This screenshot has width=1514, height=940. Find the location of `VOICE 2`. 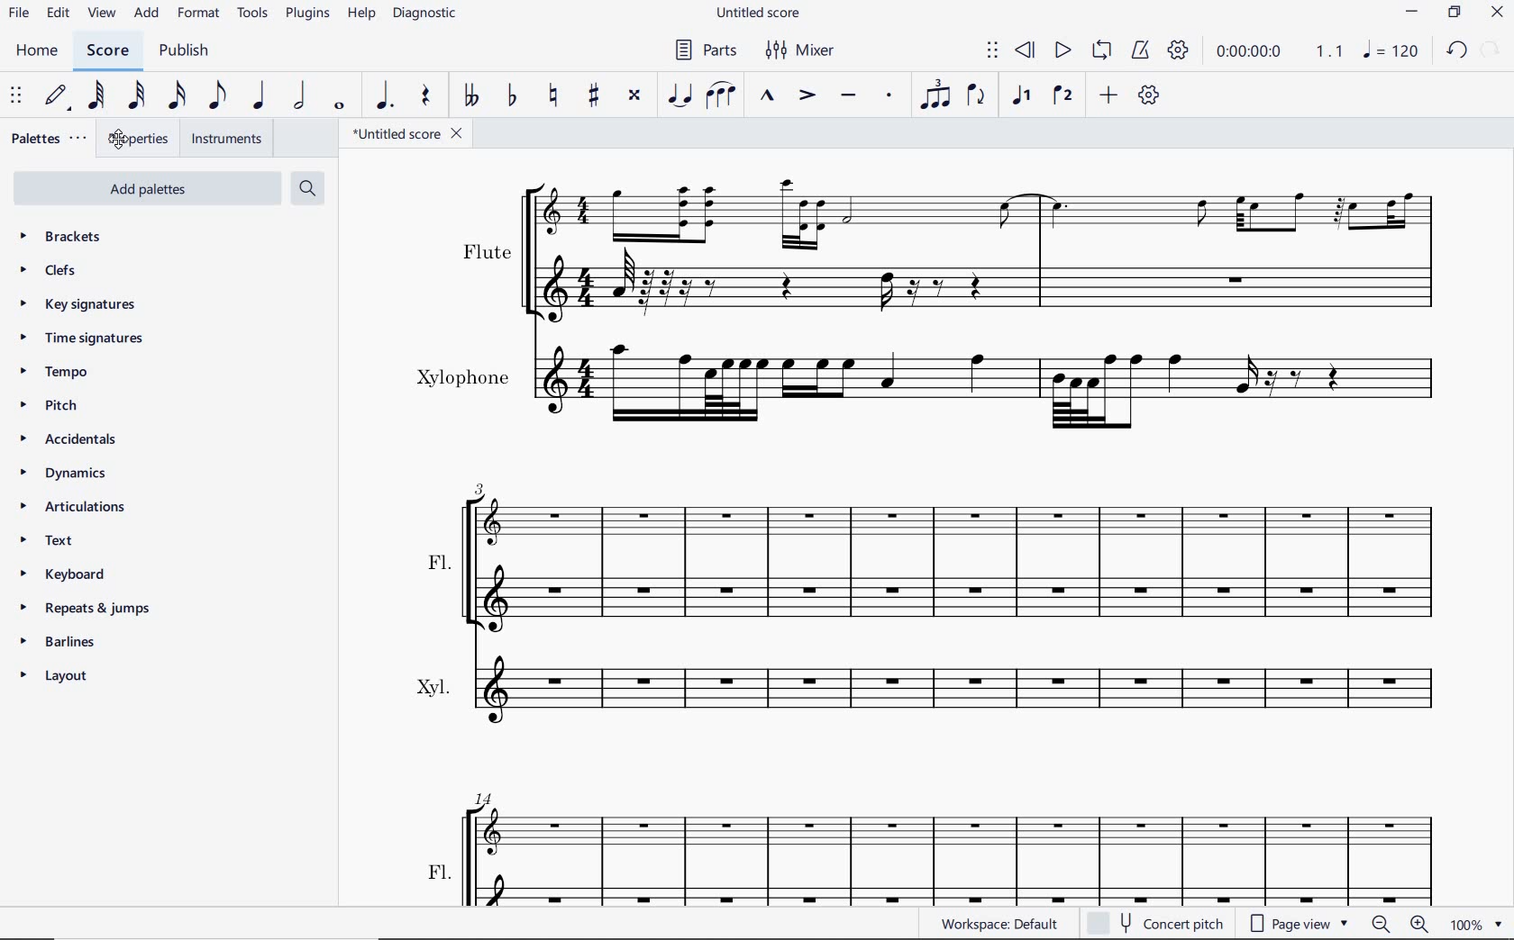

VOICE 2 is located at coordinates (1063, 95).